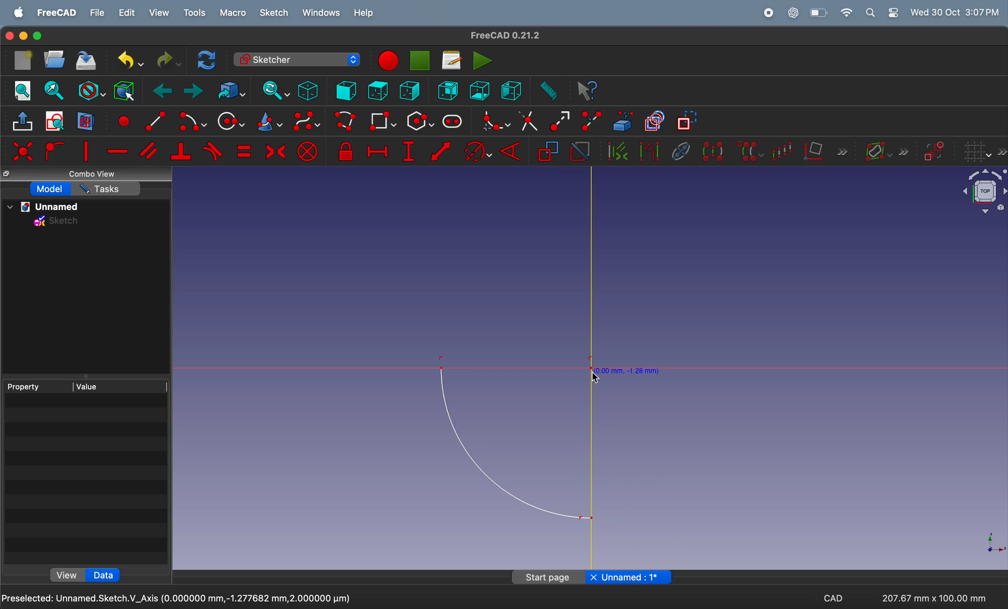  What do you see at coordinates (213, 151) in the screenshot?
I see `constrain tangent` at bounding box center [213, 151].